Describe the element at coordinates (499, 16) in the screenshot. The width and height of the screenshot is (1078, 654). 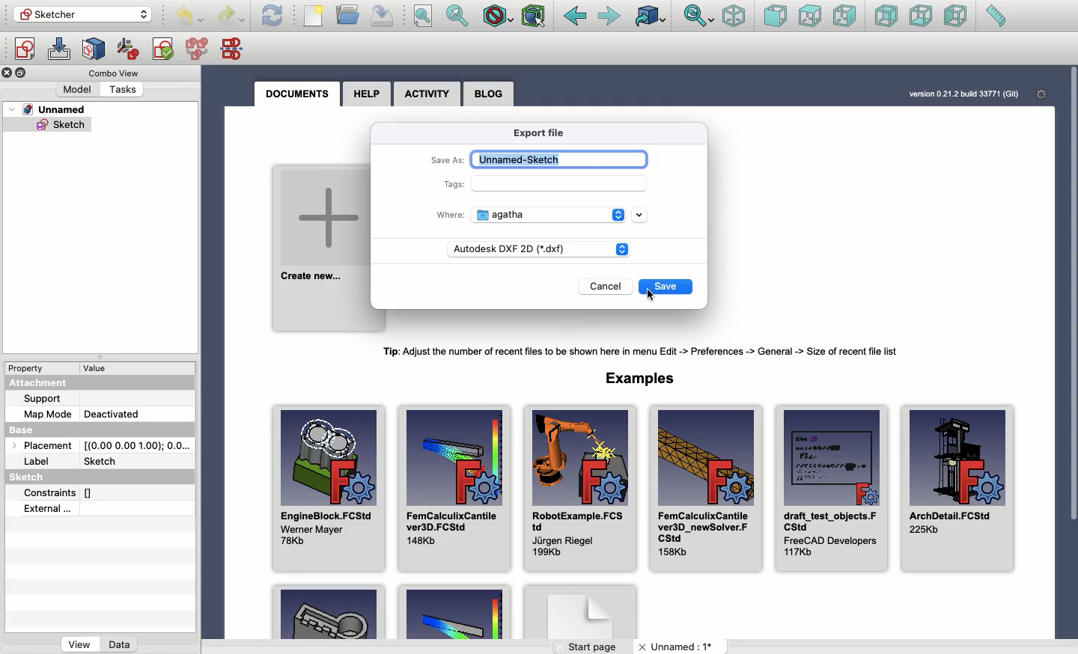
I see `Draw style` at that location.